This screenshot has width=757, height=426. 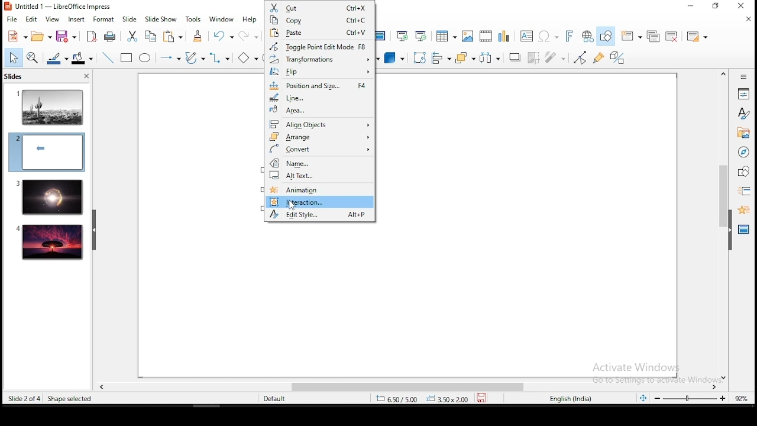 I want to click on lines and arrows, so click(x=170, y=58).